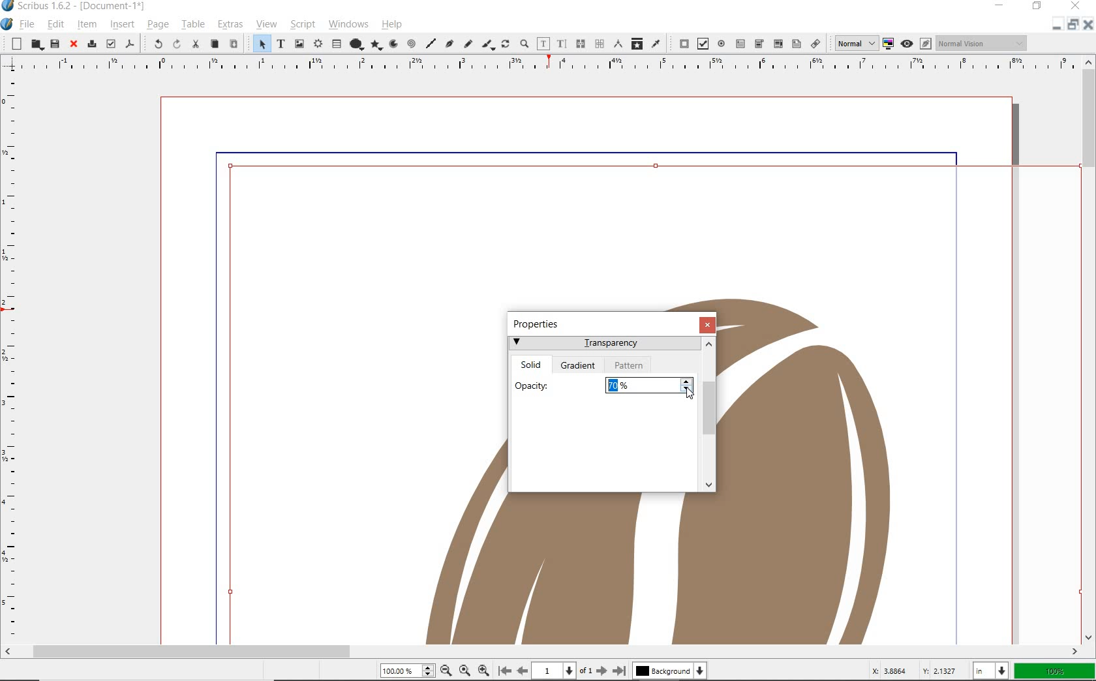 Image resolution: width=1096 pixels, height=681 pixels. I want to click on pdf radio button, so click(722, 43).